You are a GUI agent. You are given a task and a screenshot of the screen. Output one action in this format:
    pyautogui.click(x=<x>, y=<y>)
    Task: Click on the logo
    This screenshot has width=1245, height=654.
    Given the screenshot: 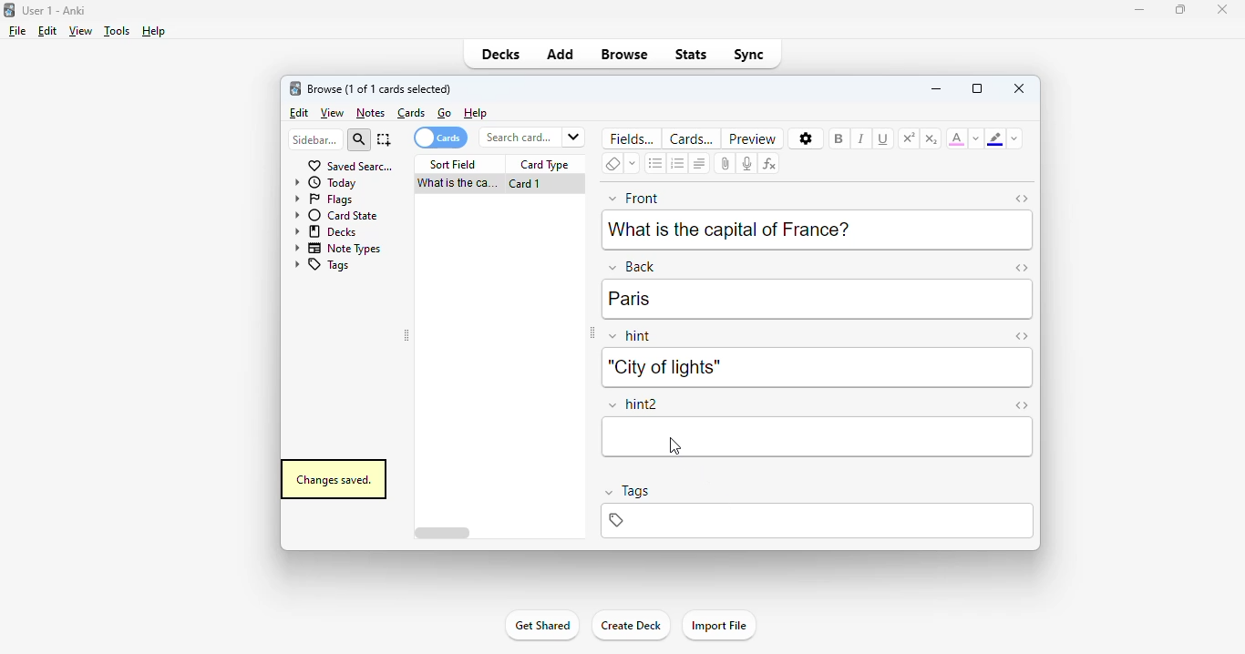 What is the action you would take?
    pyautogui.click(x=294, y=87)
    